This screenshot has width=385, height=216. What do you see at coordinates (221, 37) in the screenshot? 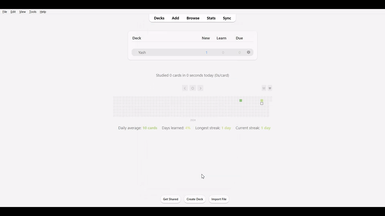
I see `Learn` at bounding box center [221, 37].